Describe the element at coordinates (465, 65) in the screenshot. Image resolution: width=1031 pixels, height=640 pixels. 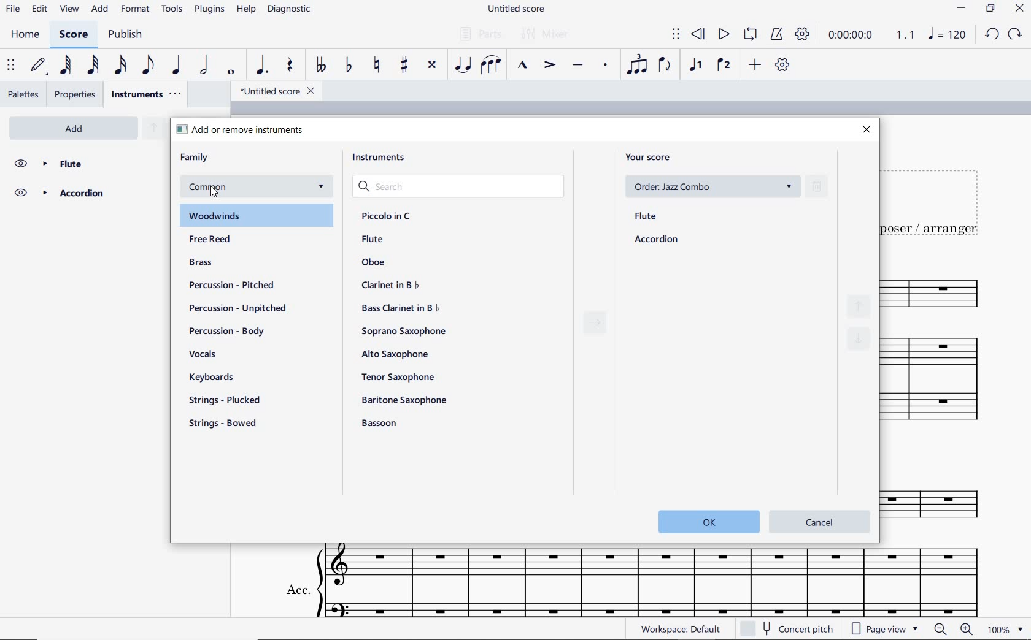
I see `tie` at that location.